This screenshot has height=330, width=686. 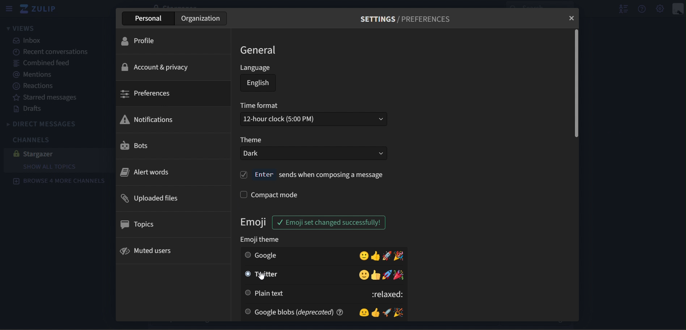 What do you see at coordinates (262, 239) in the screenshot?
I see `emoji theme` at bounding box center [262, 239].